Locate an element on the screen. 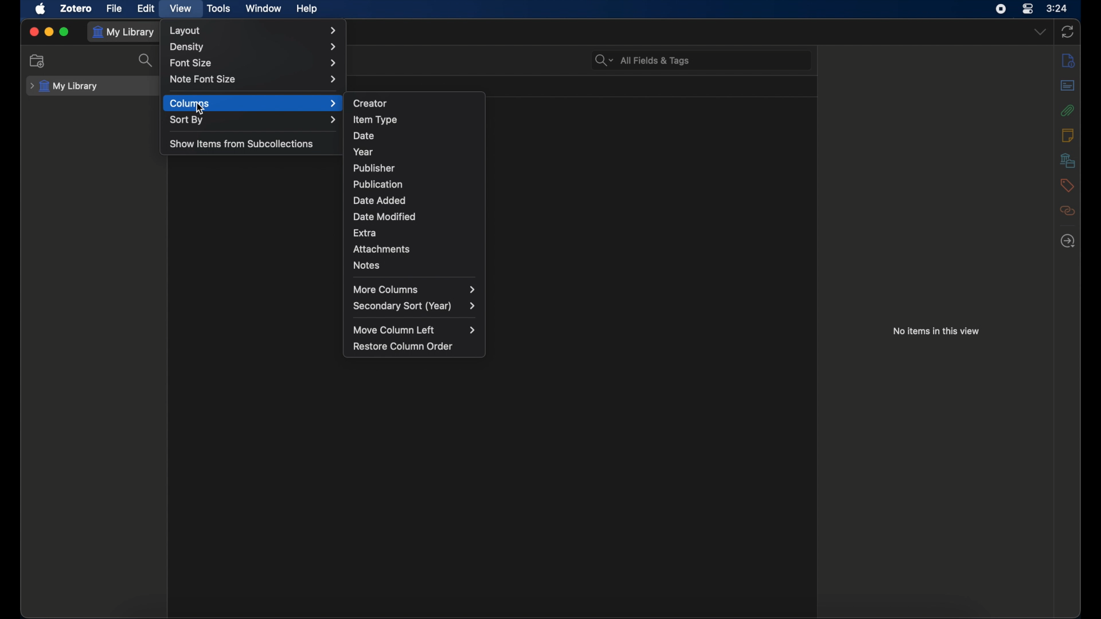 This screenshot has width=1101, height=619. all fields & tags is located at coordinates (642, 61).